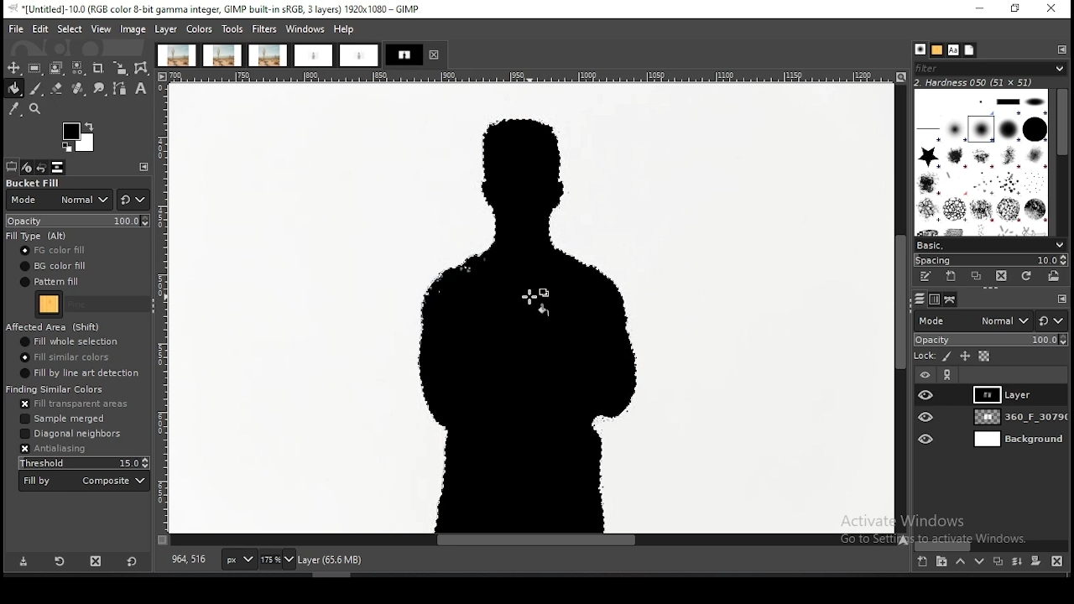  What do you see at coordinates (143, 168) in the screenshot?
I see `configure this tab` at bounding box center [143, 168].